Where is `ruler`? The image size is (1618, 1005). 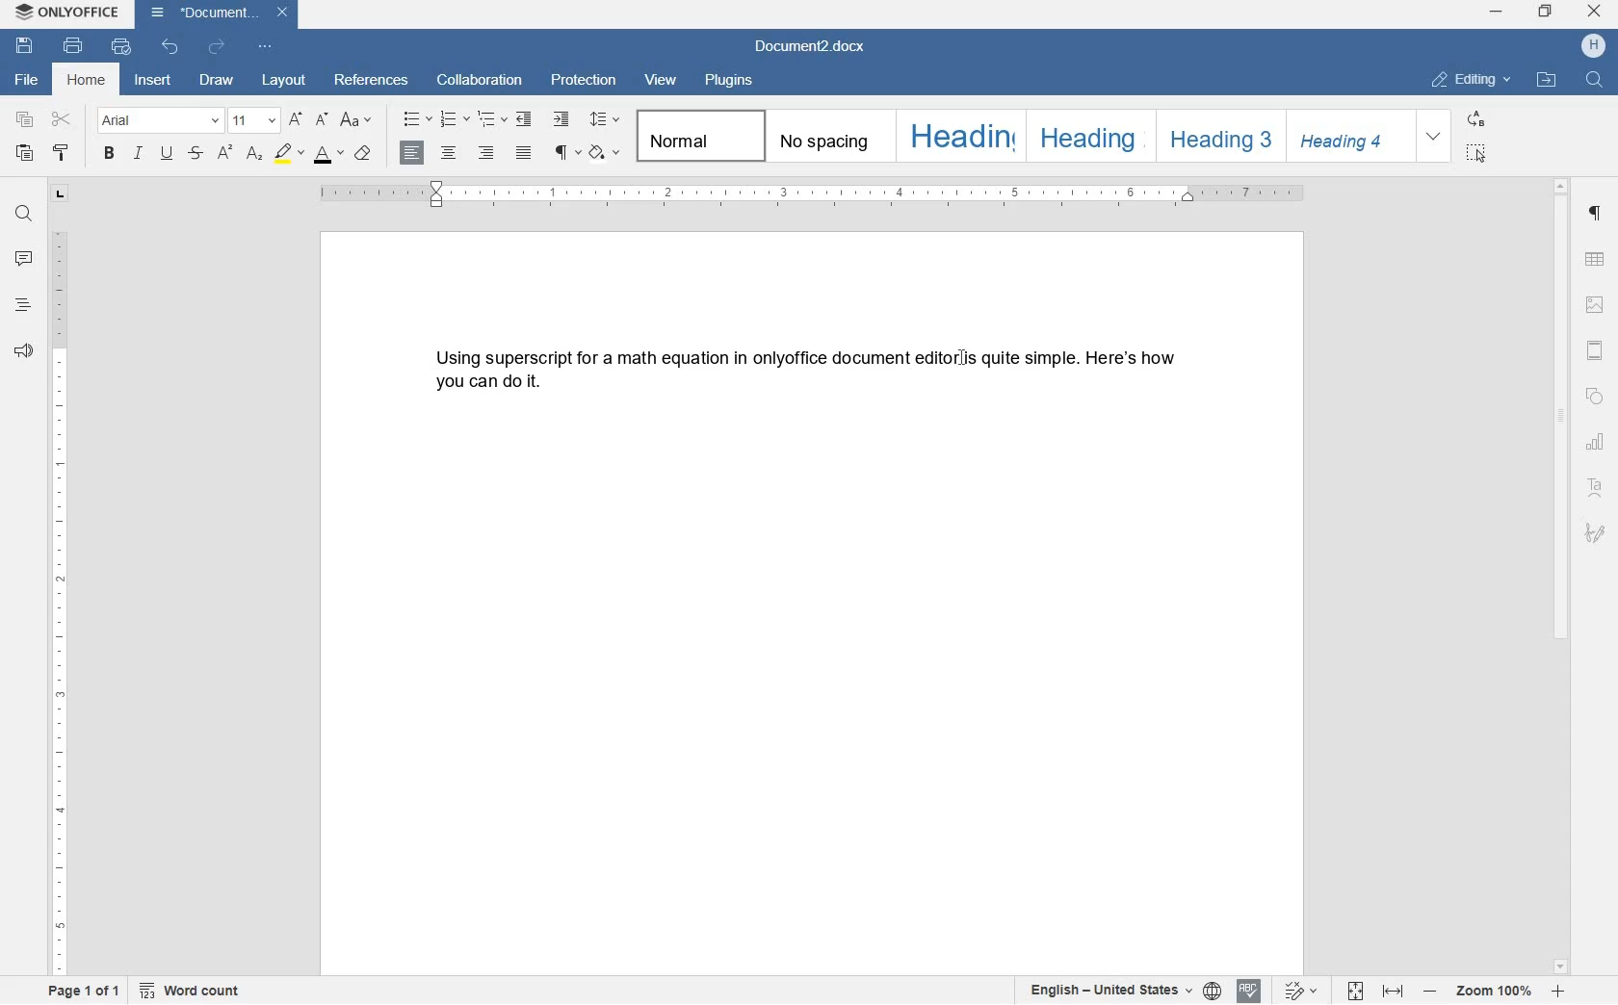 ruler is located at coordinates (813, 193).